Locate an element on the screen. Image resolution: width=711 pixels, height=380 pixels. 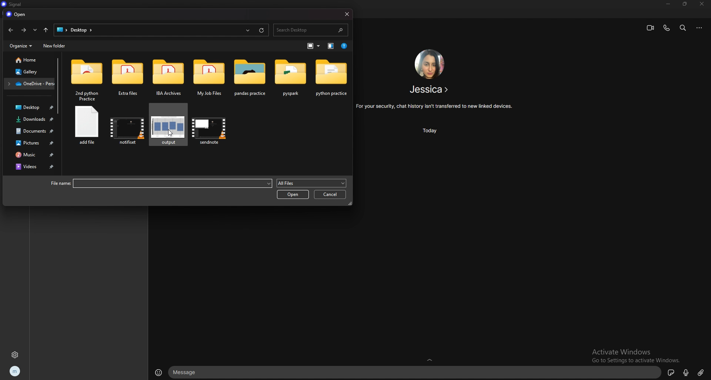
folder is located at coordinates (86, 79).